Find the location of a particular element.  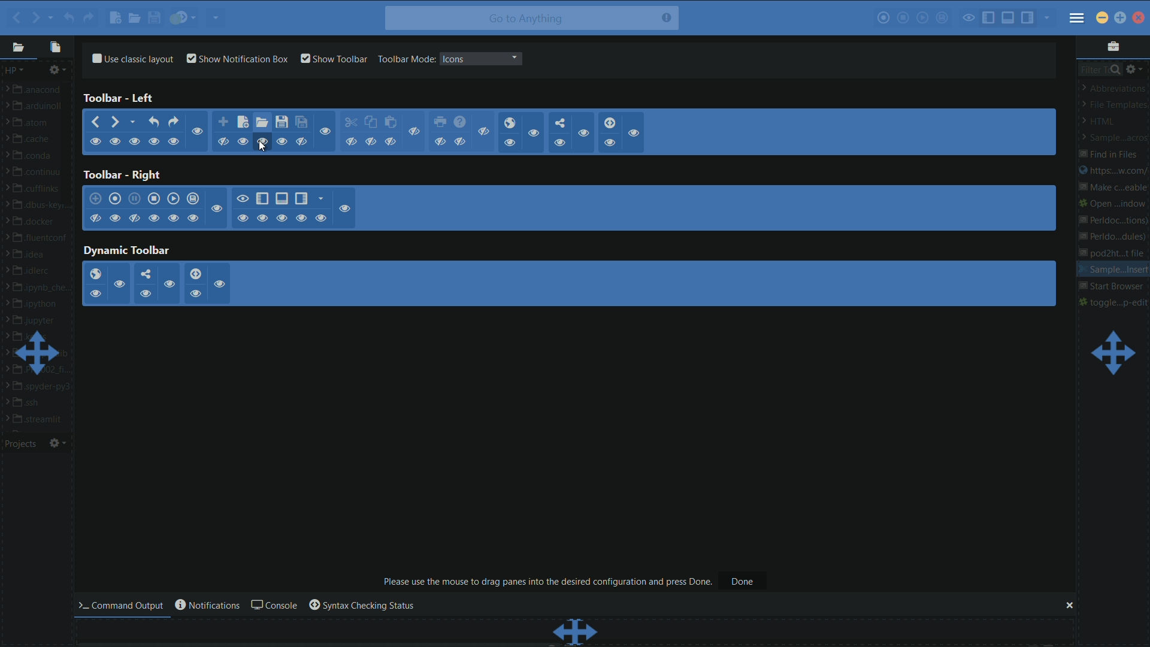

hide/show is located at coordinates (95, 219).